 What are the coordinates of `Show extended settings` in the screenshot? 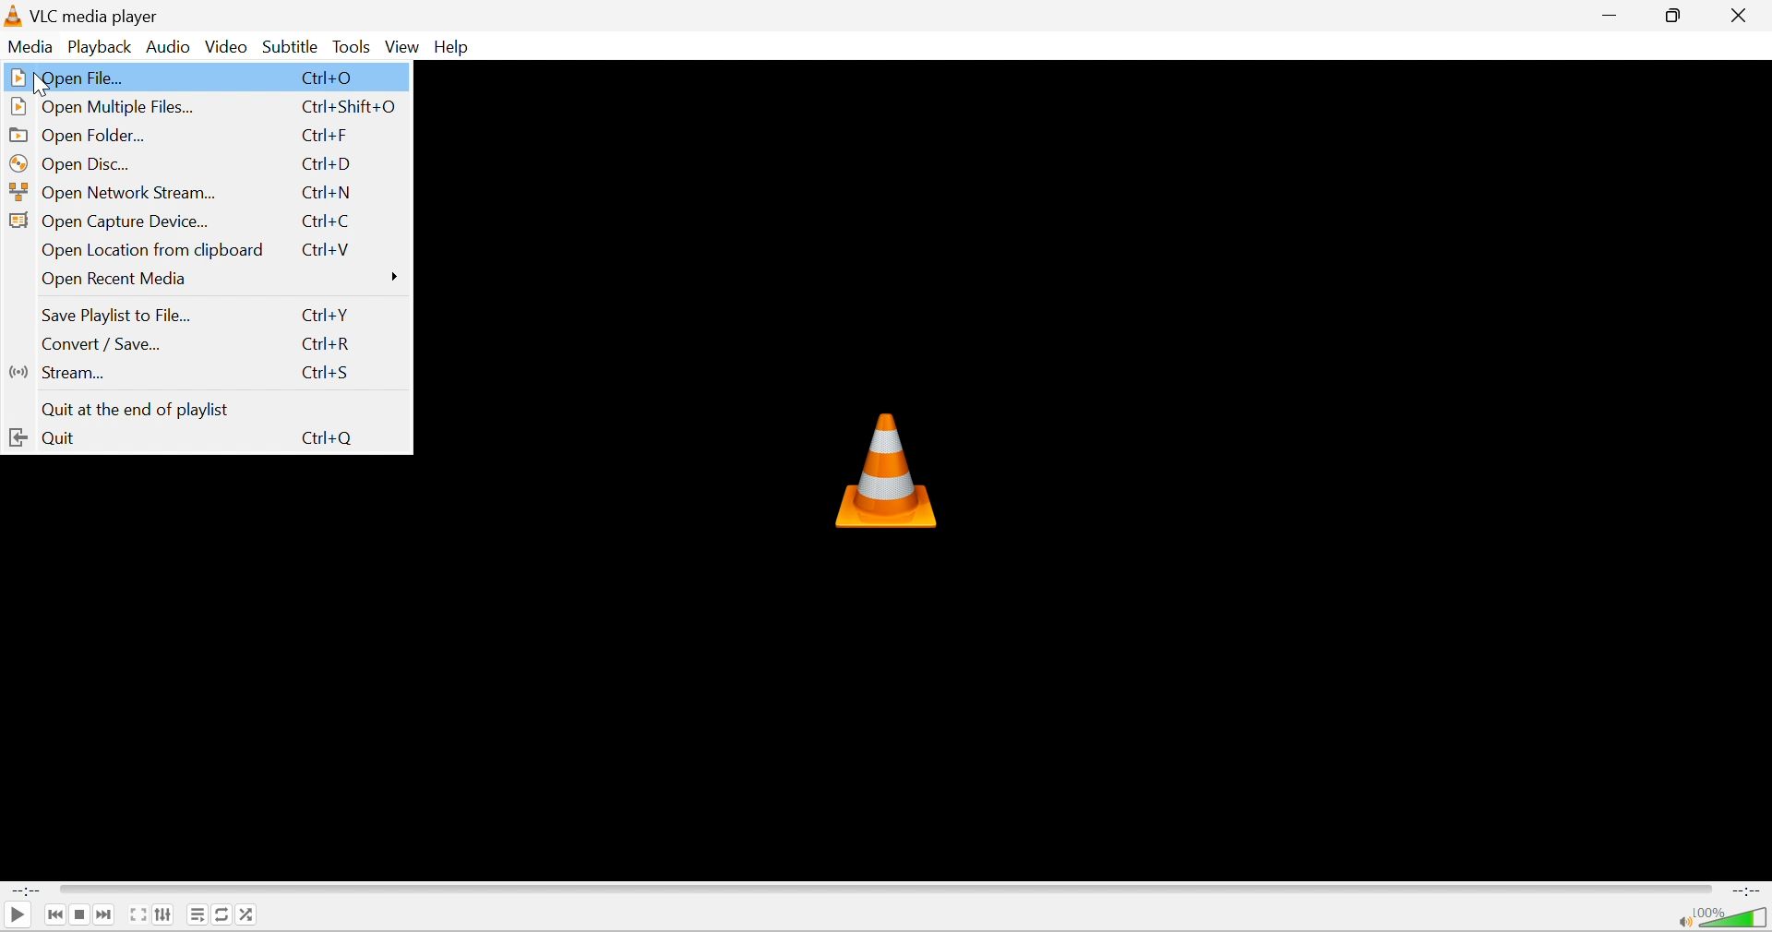 It's located at (165, 914).